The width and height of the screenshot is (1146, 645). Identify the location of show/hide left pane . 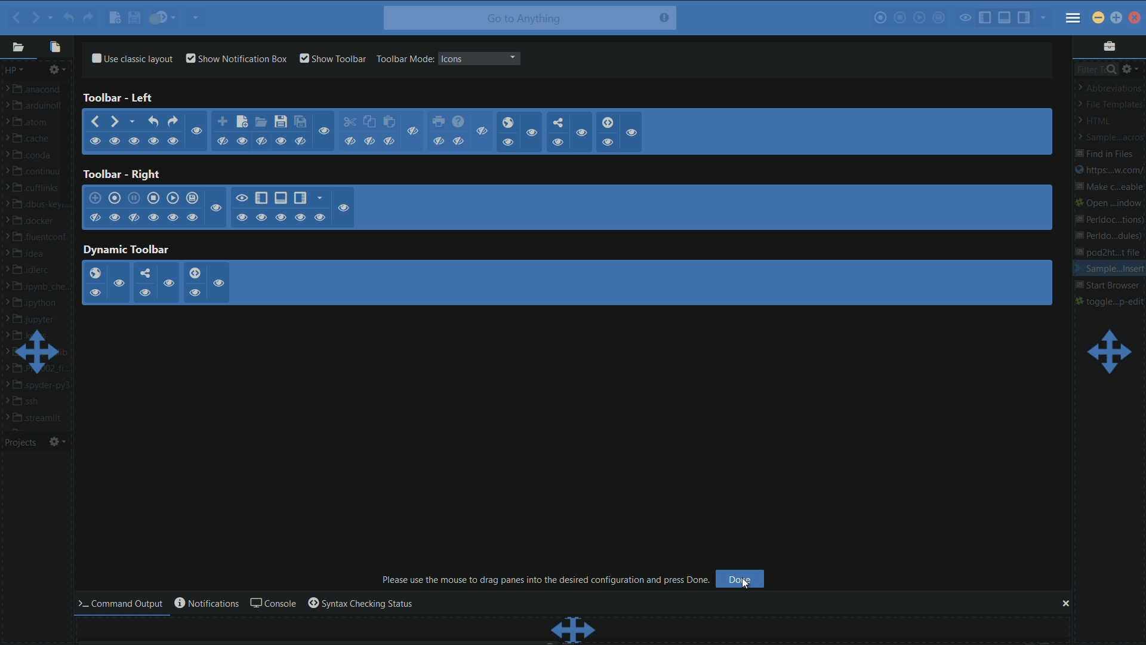
(985, 17).